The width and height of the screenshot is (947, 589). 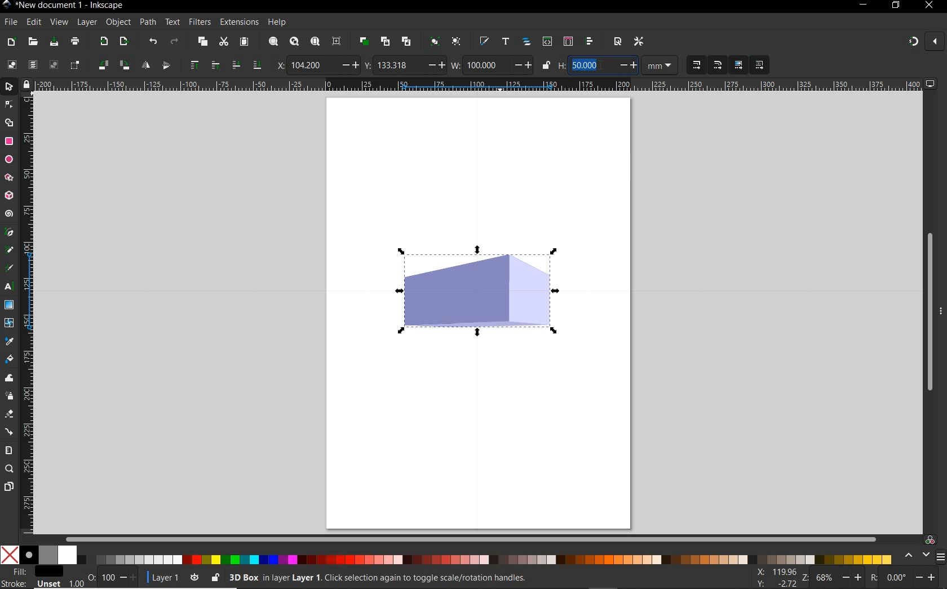 I want to click on h, so click(x=561, y=65).